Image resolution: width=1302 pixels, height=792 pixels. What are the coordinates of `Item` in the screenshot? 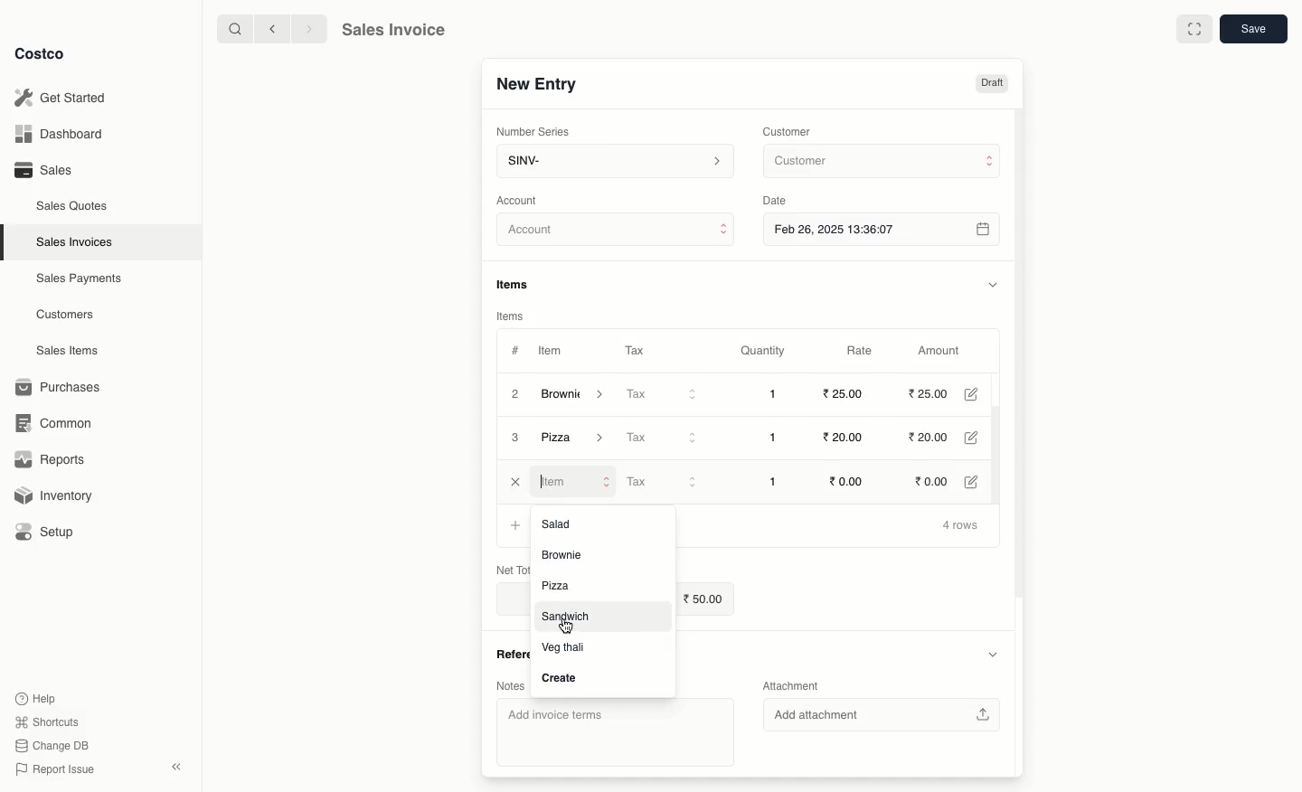 It's located at (552, 353).